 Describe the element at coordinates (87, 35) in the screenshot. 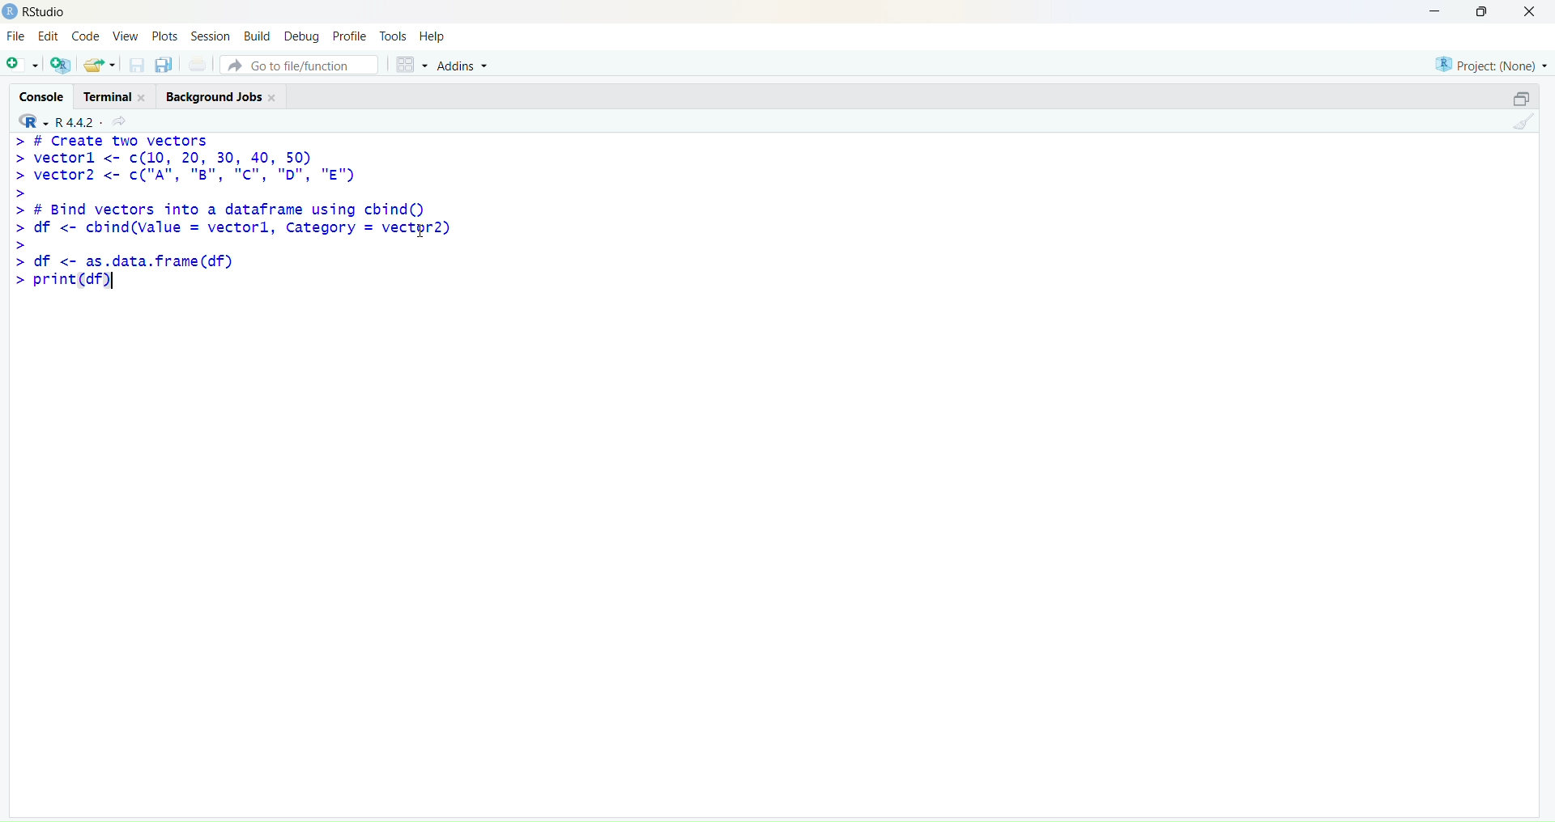

I see `Code` at that location.